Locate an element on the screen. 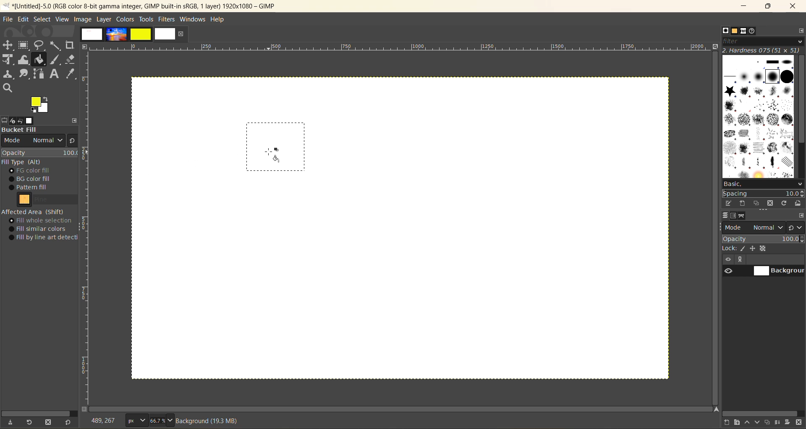 This screenshot has height=429, width=806. fg color is located at coordinates (43, 171).